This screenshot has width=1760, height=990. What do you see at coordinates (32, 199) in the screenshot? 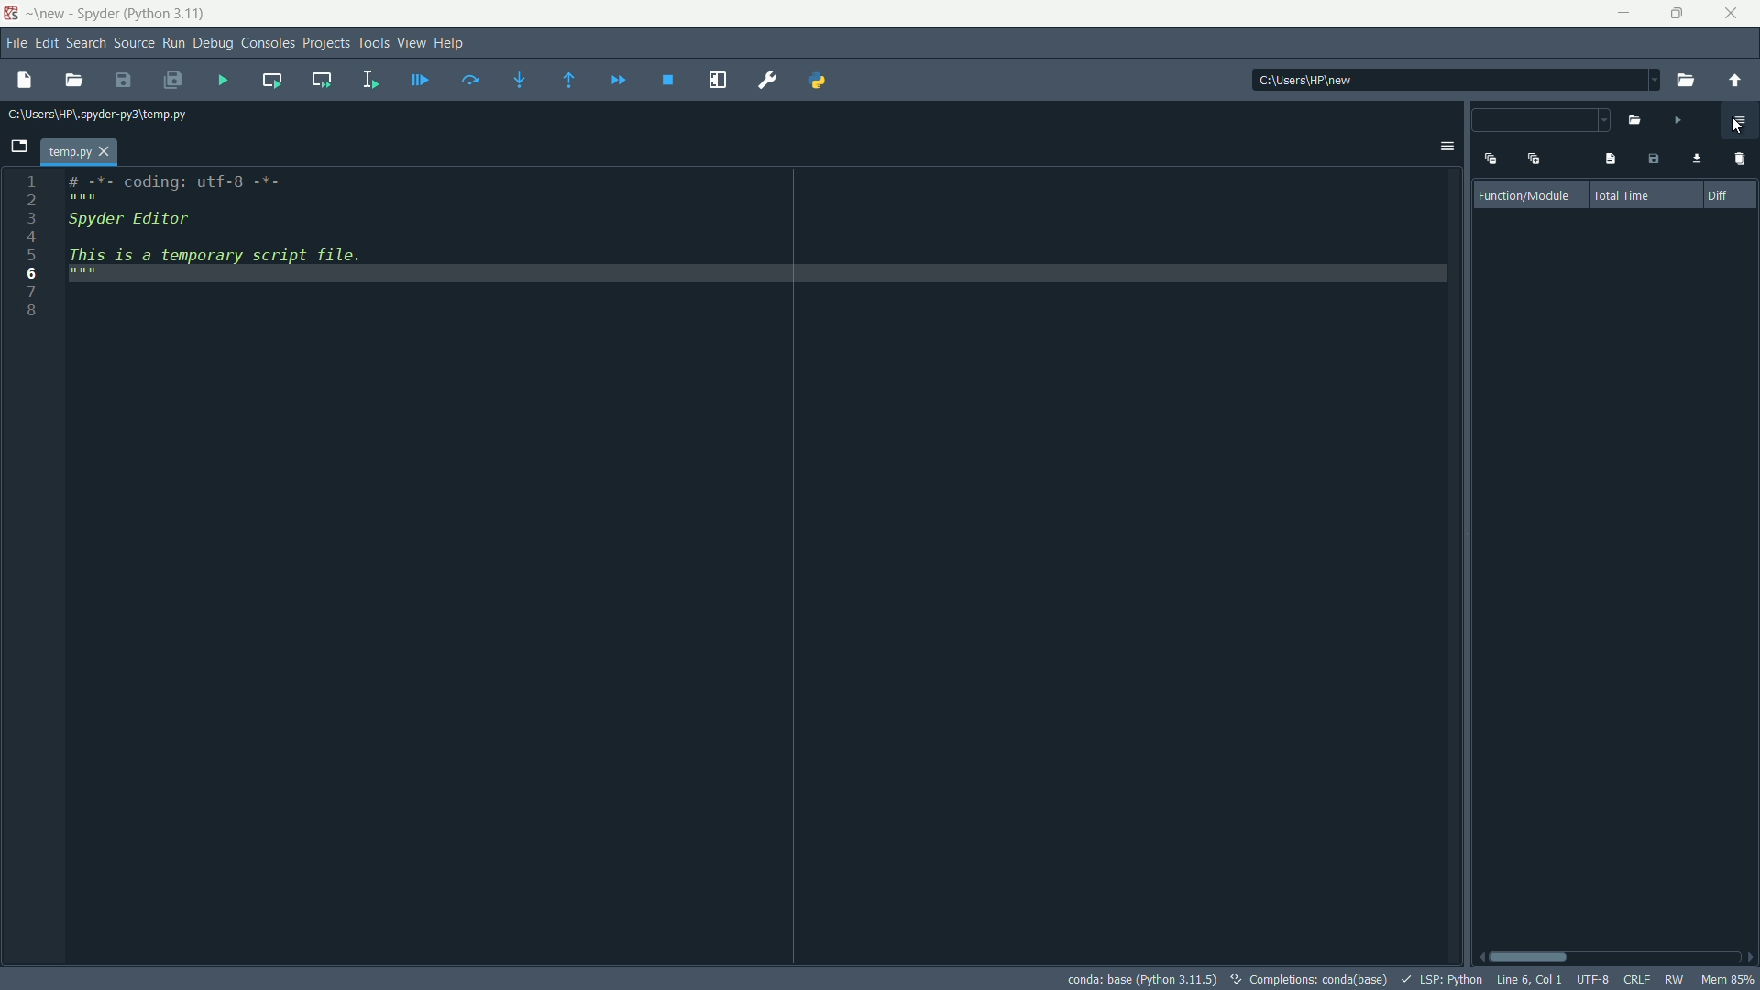
I see `2` at bounding box center [32, 199].